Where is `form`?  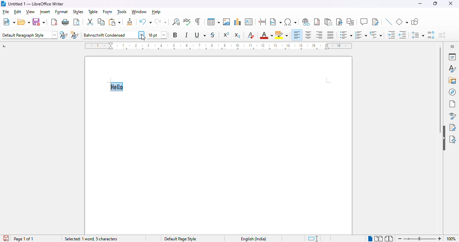 form is located at coordinates (108, 12).